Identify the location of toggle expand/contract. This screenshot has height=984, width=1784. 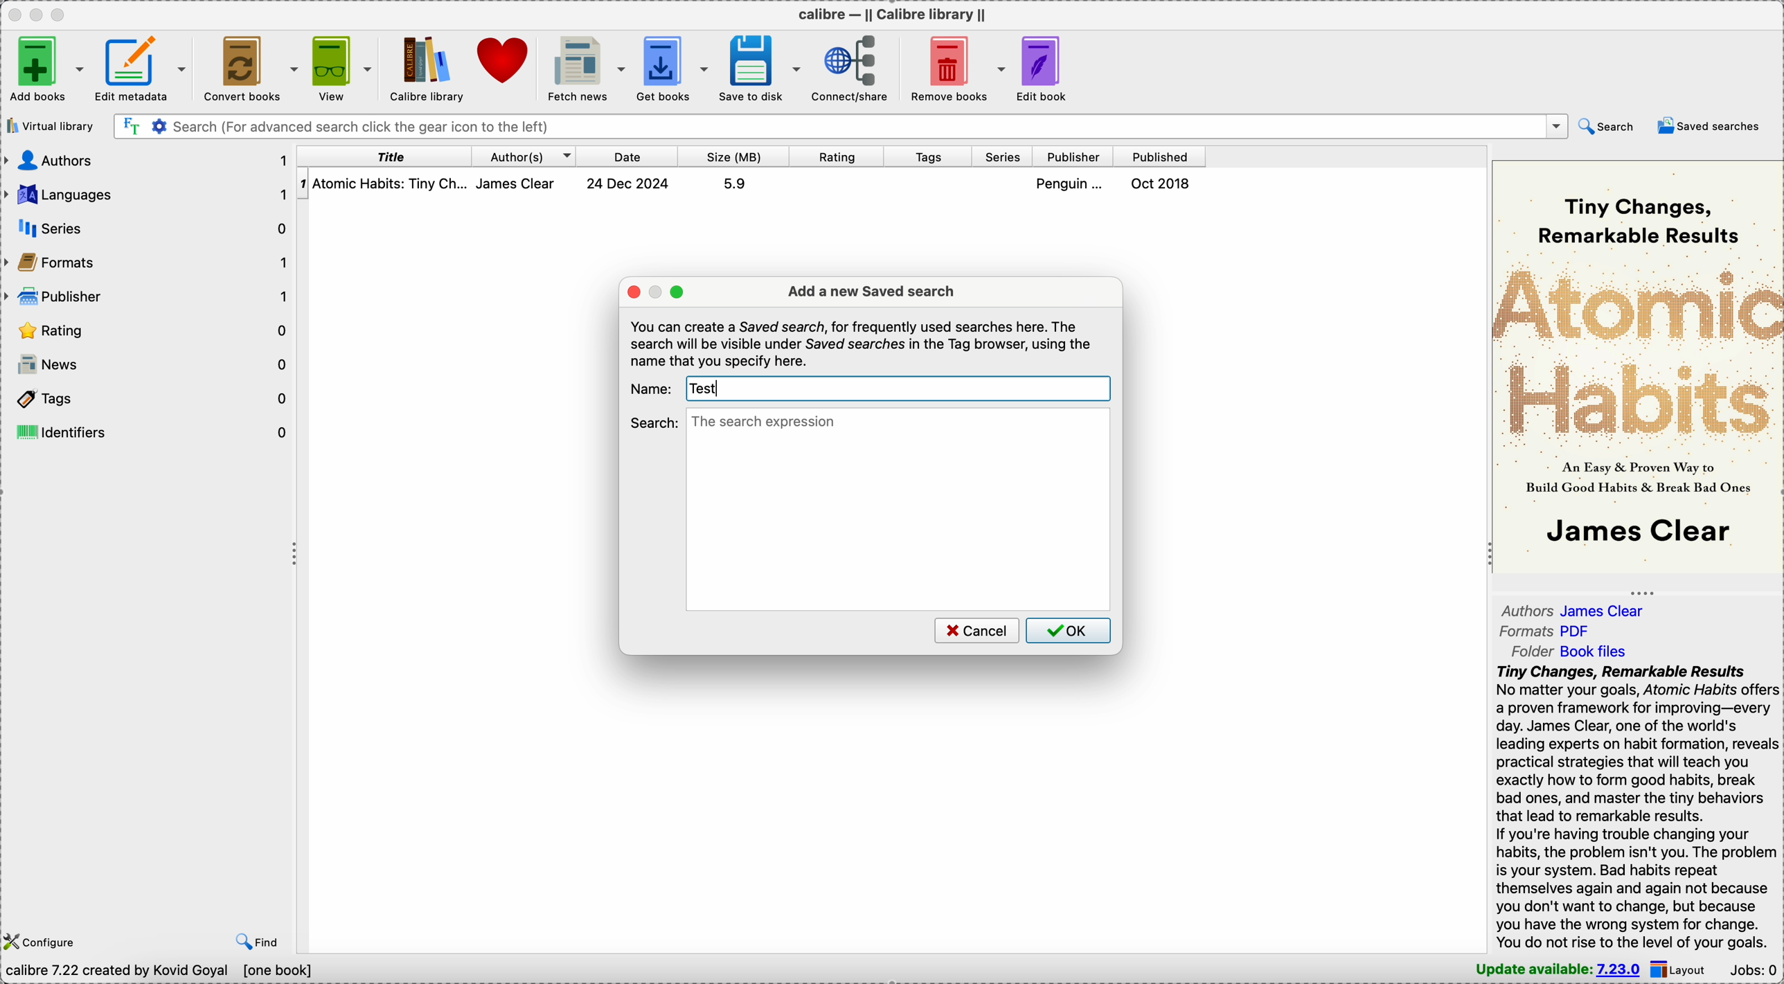
(296, 555).